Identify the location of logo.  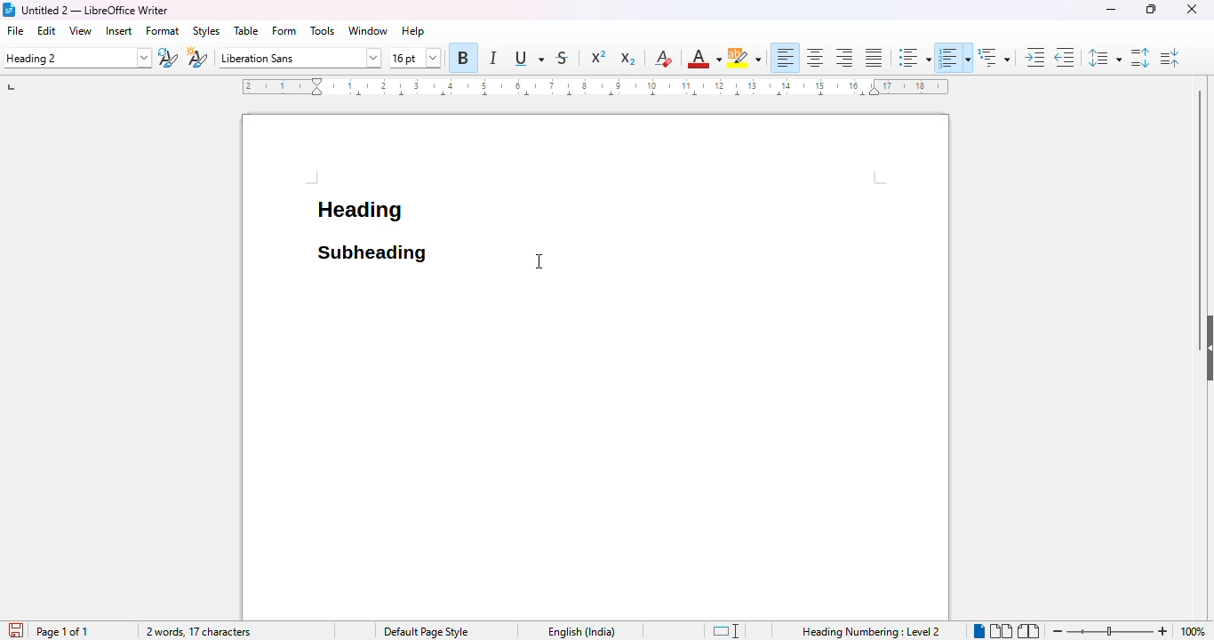
(10, 10).